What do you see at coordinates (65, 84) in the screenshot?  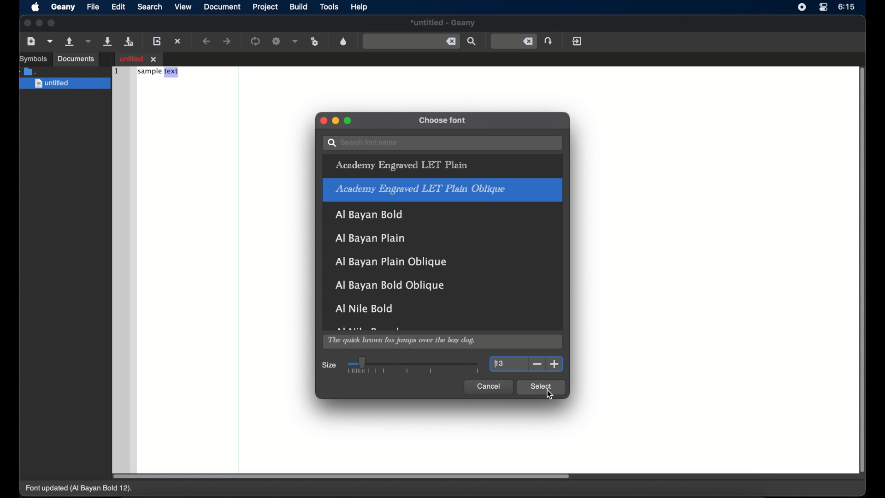 I see `untitled` at bounding box center [65, 84].